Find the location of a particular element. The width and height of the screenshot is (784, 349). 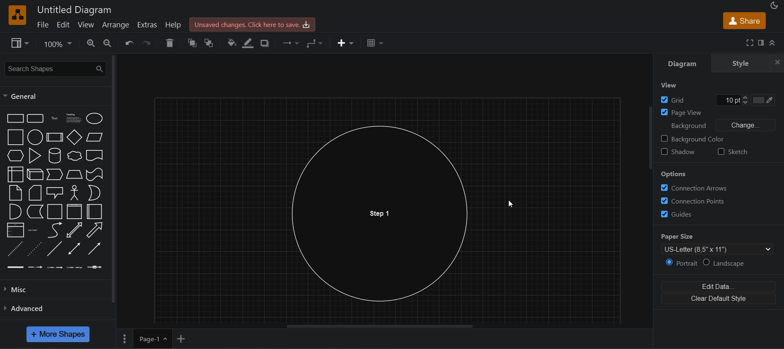

Shadow is located at coordinates (684, 152).